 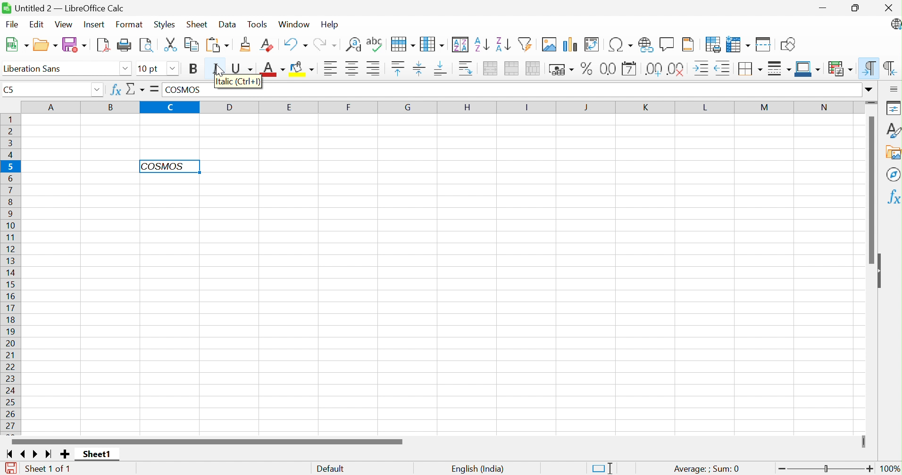 I want to click on Conditional, so click(x=840, y=67).